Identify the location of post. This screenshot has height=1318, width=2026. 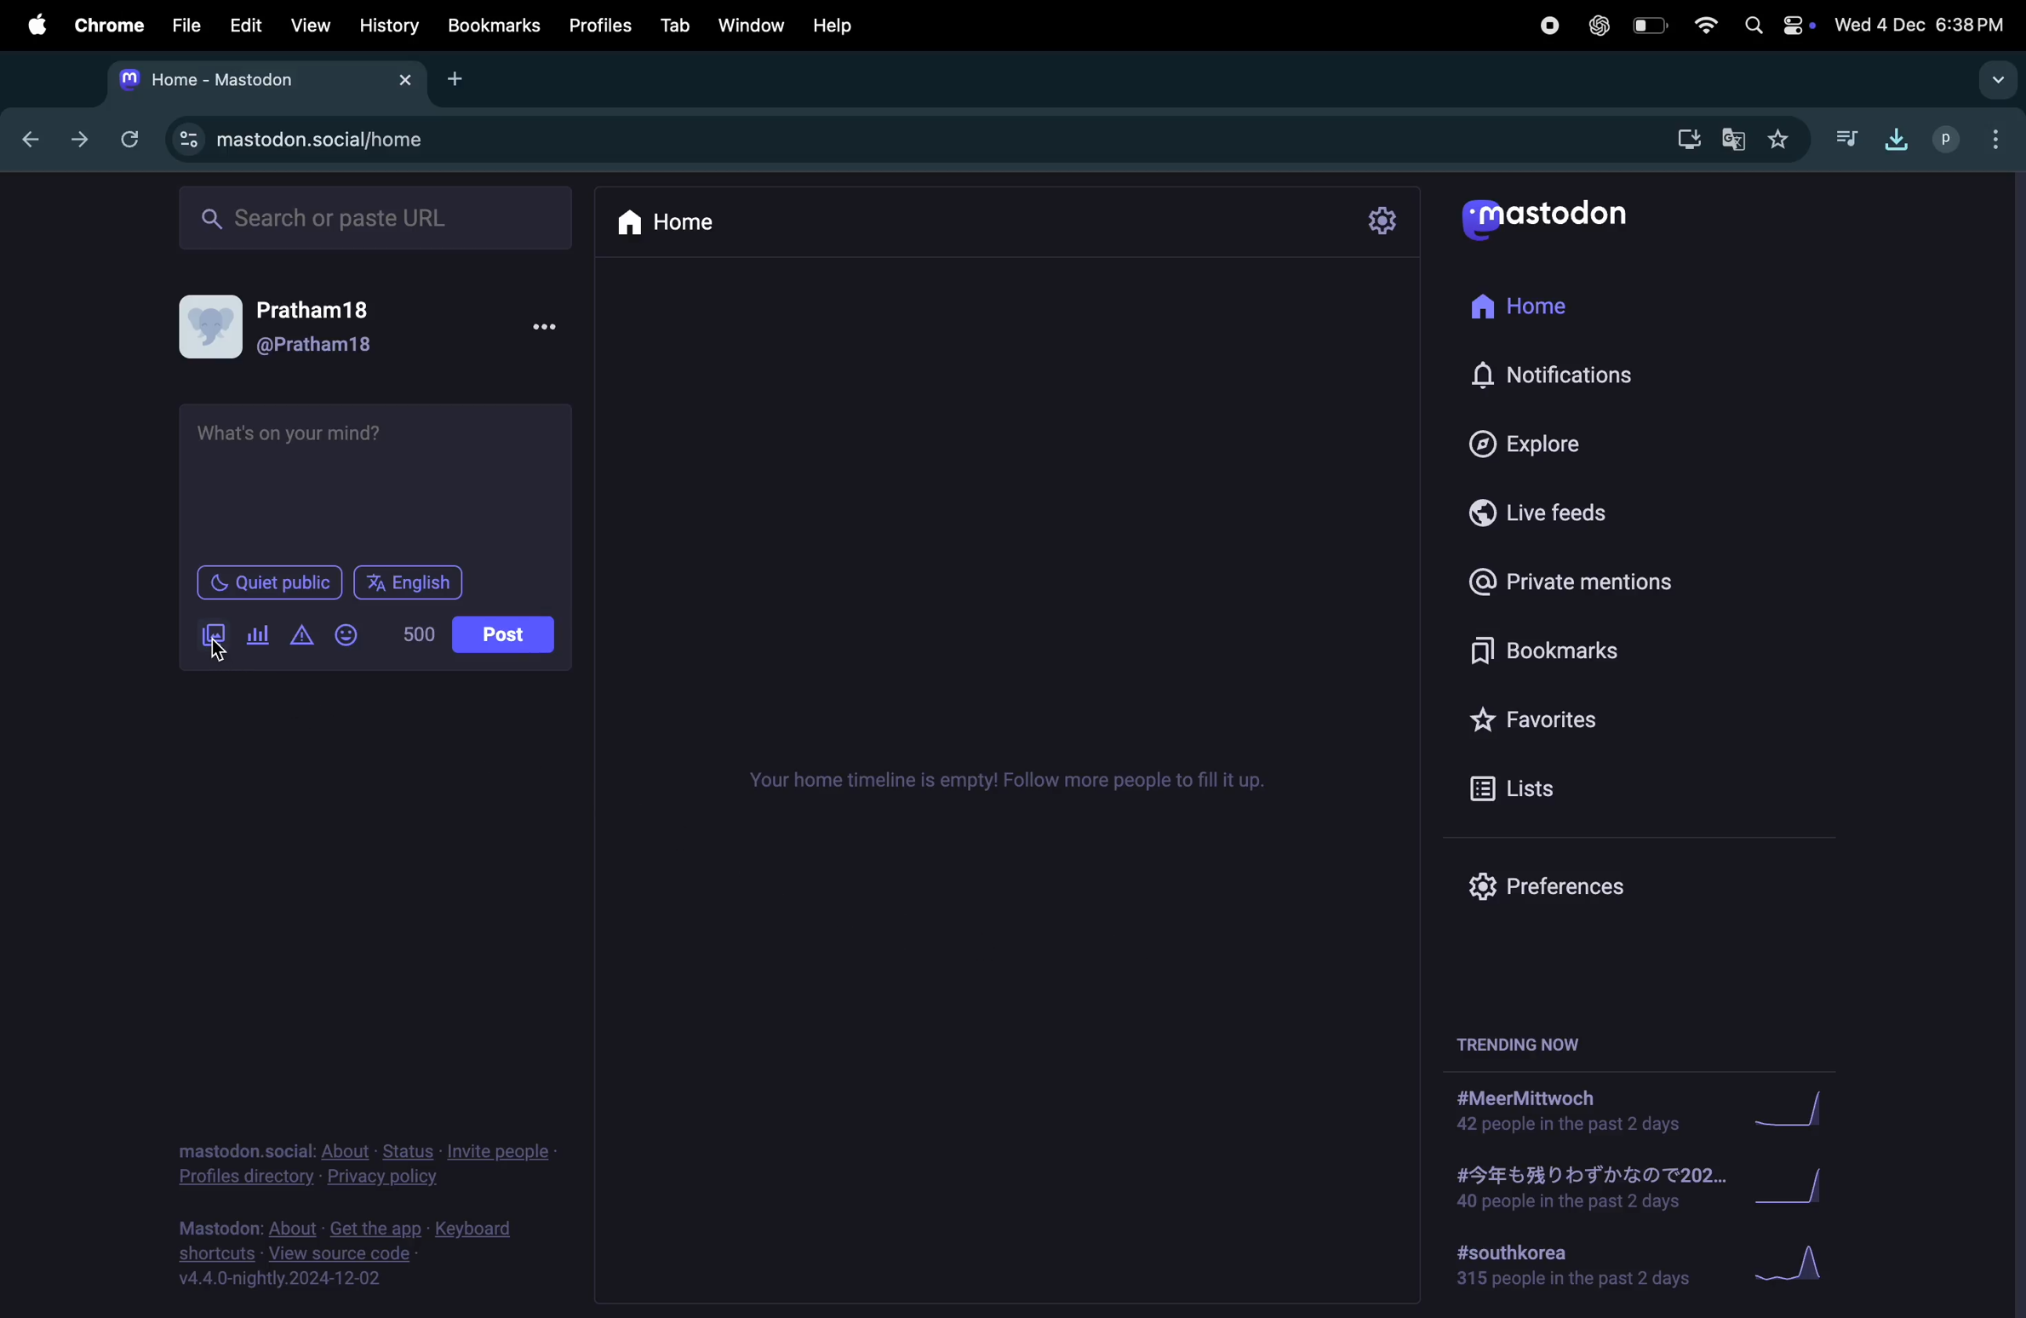
(503, 634).